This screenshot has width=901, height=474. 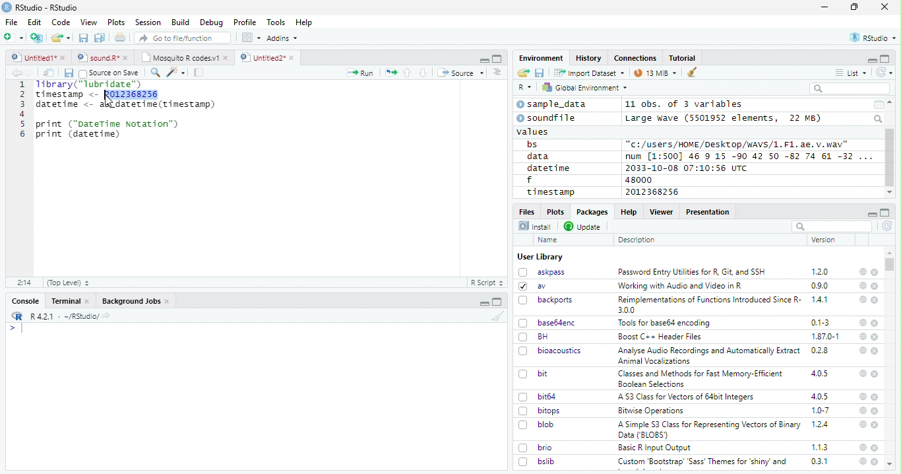 I want to click on BH, so click(x=535, y=337).